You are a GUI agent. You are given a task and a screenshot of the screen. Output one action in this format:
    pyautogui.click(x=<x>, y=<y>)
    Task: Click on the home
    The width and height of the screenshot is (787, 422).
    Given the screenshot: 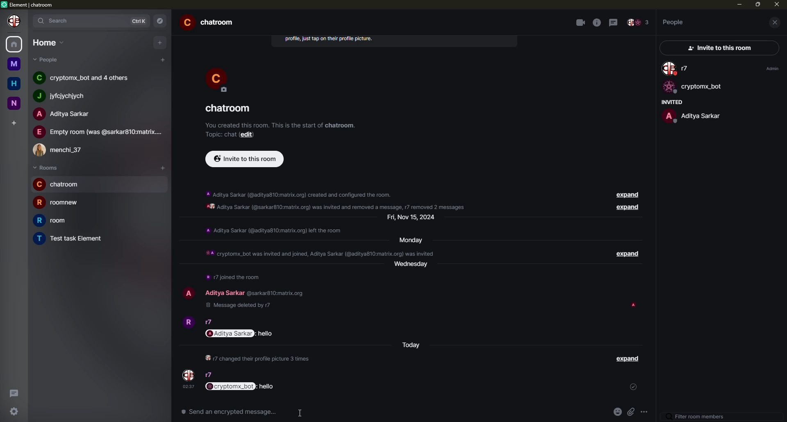 What is the action you would take?
    pyautogui.click(x=15, y=84)
    